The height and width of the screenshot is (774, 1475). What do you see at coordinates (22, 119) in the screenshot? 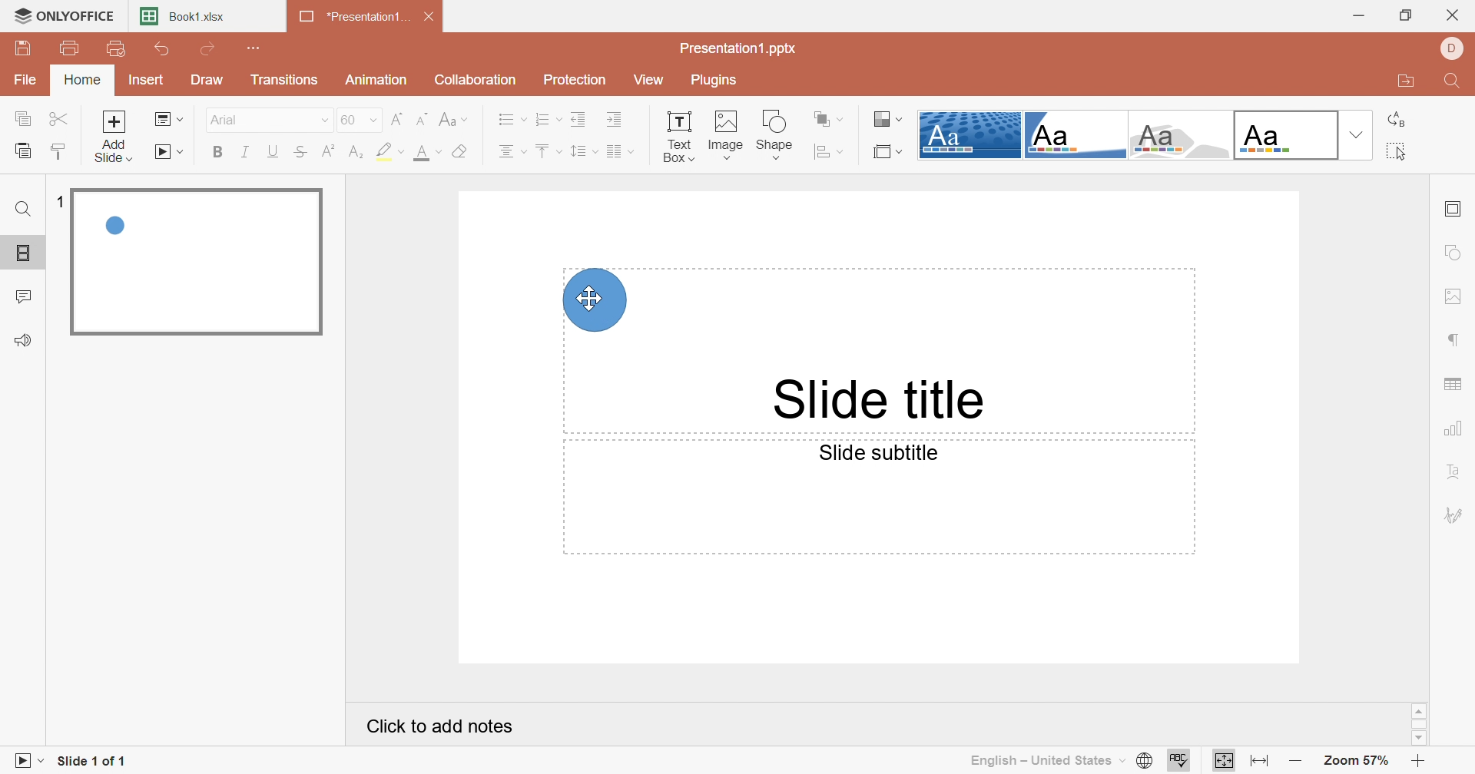
I see `Copy` at bounding box center [22, 119].